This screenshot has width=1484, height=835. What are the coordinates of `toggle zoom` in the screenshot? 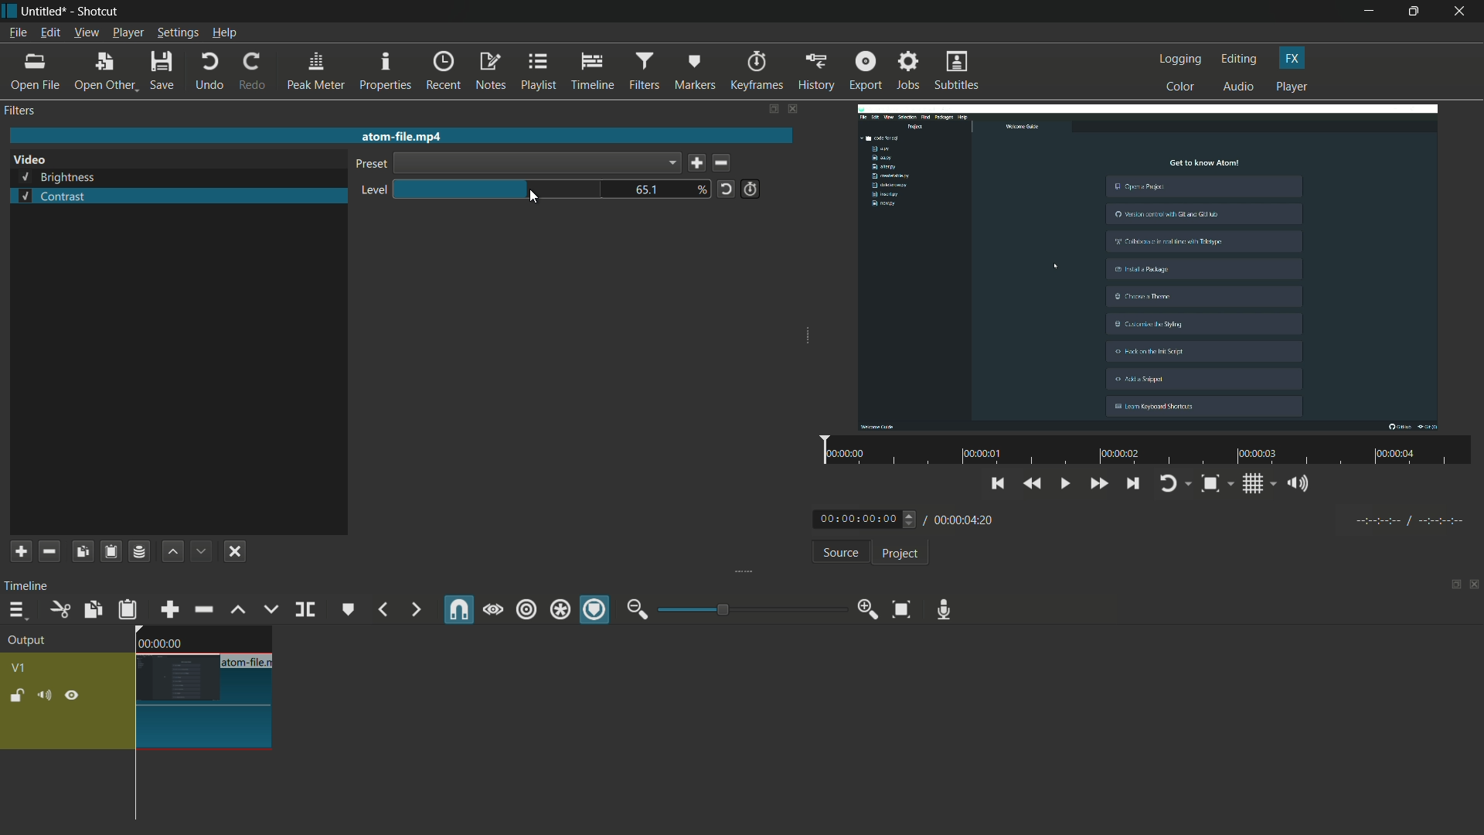 It's located at (1216, 485).